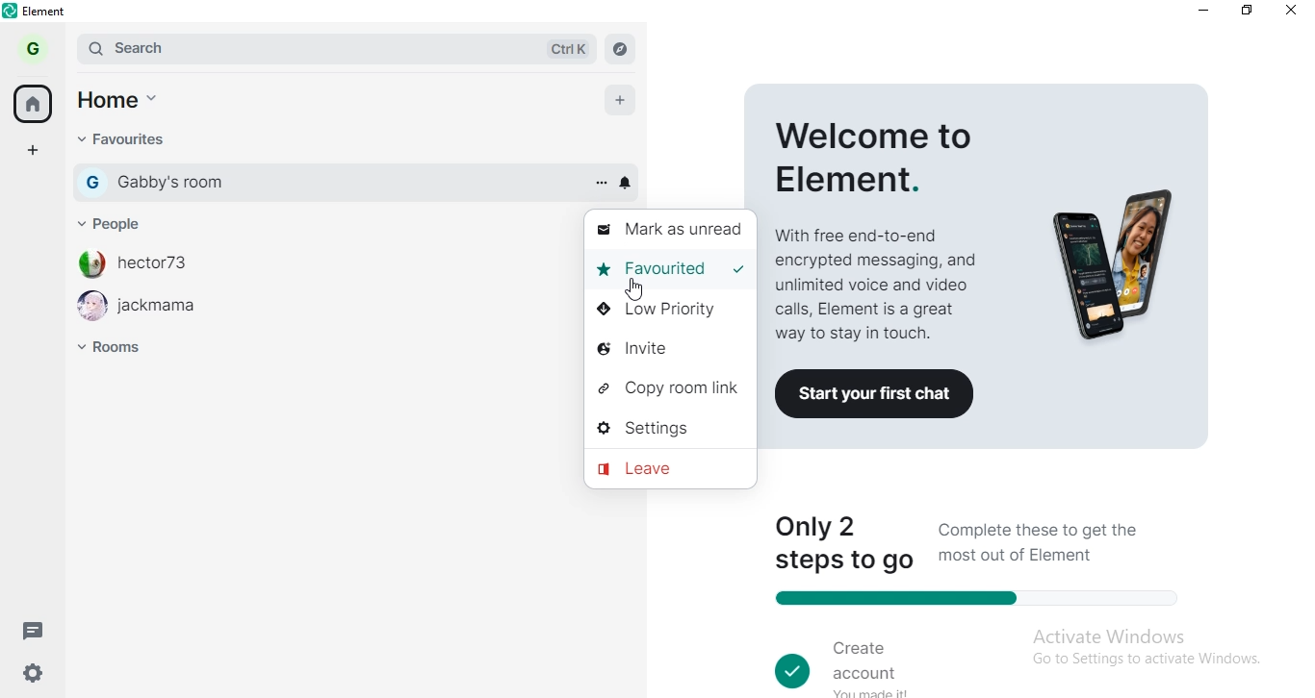  Describe the element at coordinates (1116, 266) in the screenshot. I see `image` at that location.